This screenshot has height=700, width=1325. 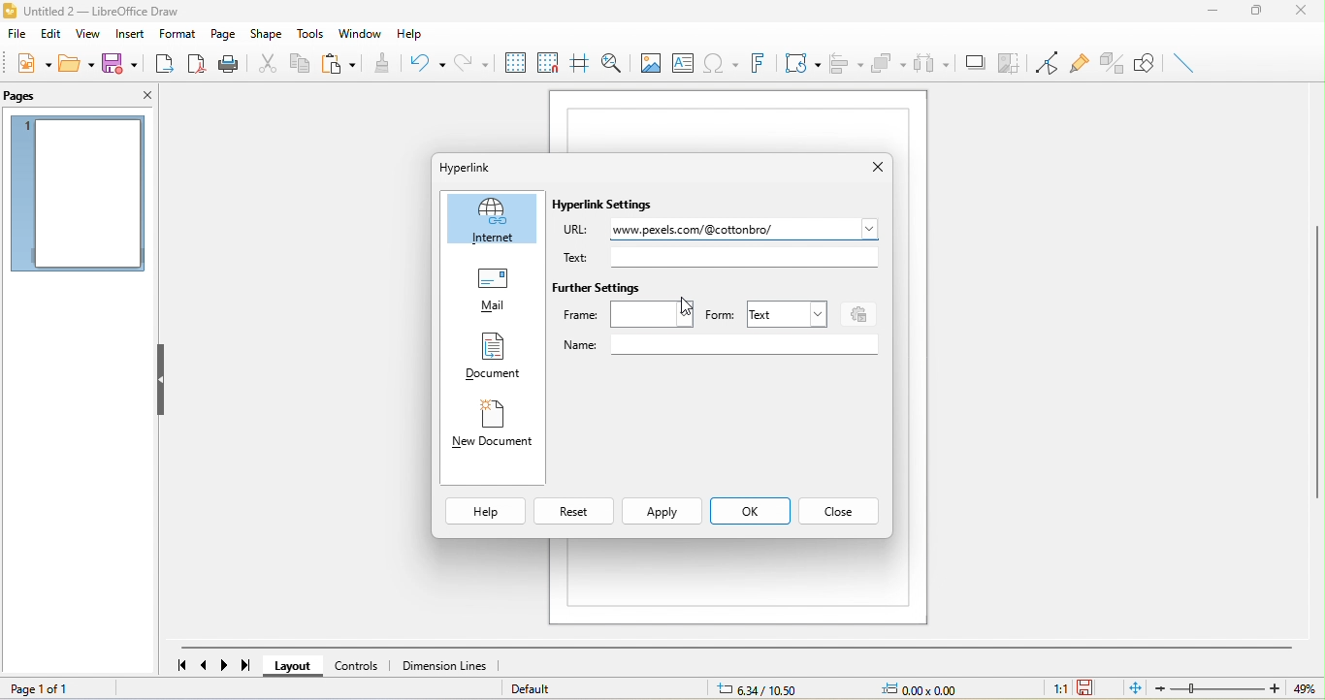 I want to click on controls, so click(x=362, y=667).